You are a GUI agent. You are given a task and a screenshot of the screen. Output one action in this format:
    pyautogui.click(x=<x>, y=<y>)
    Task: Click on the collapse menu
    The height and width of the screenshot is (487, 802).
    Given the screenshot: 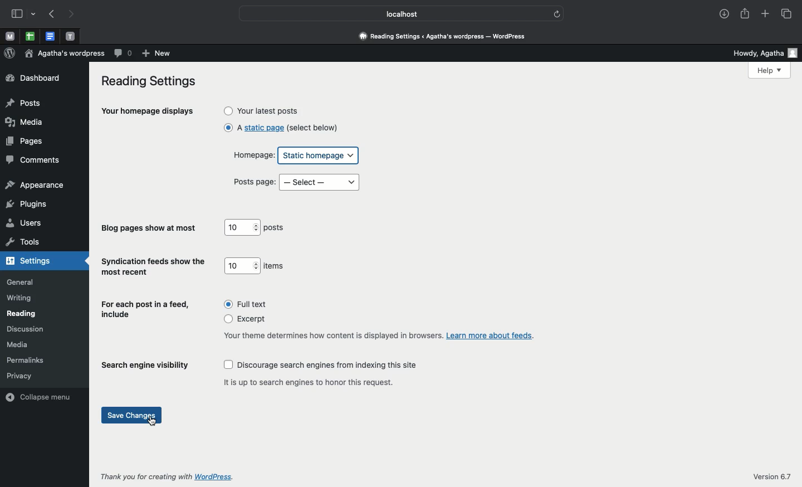 What is the action you would take?
    pyautogui.click(x=41, y=396)
    